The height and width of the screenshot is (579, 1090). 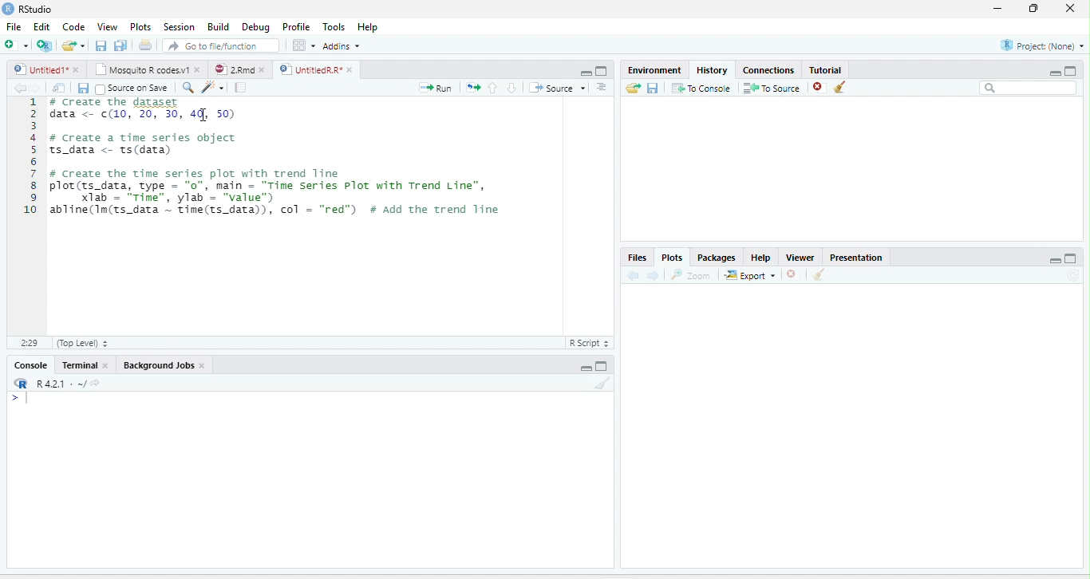 What do you see at coordinates (827, 69) in the screenshot?
I see `Tutorial` at bounding box center [827, 69].